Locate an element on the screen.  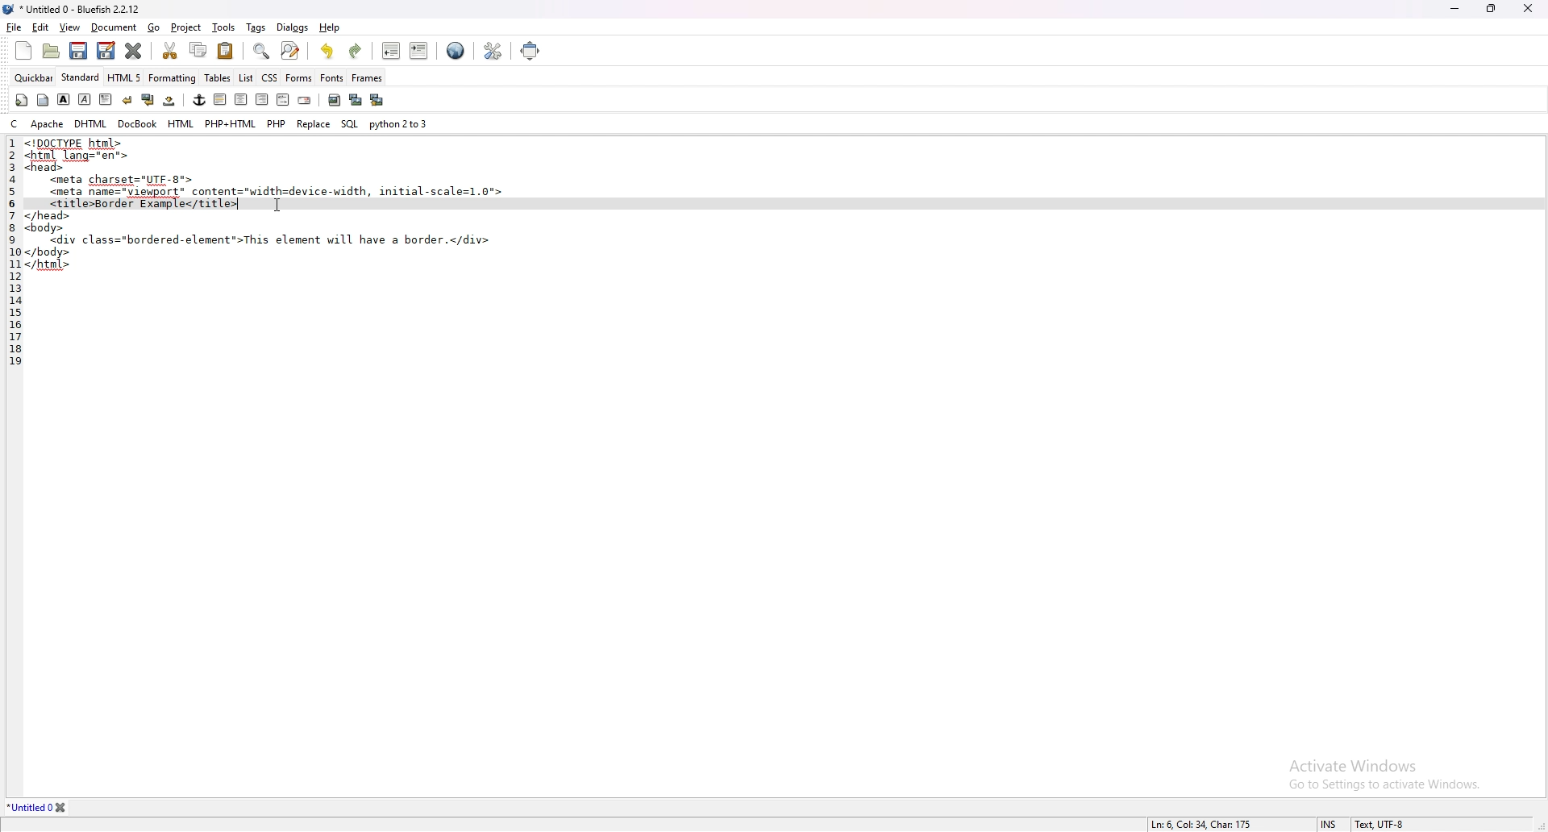
paste is located at coordinates (226, 51).